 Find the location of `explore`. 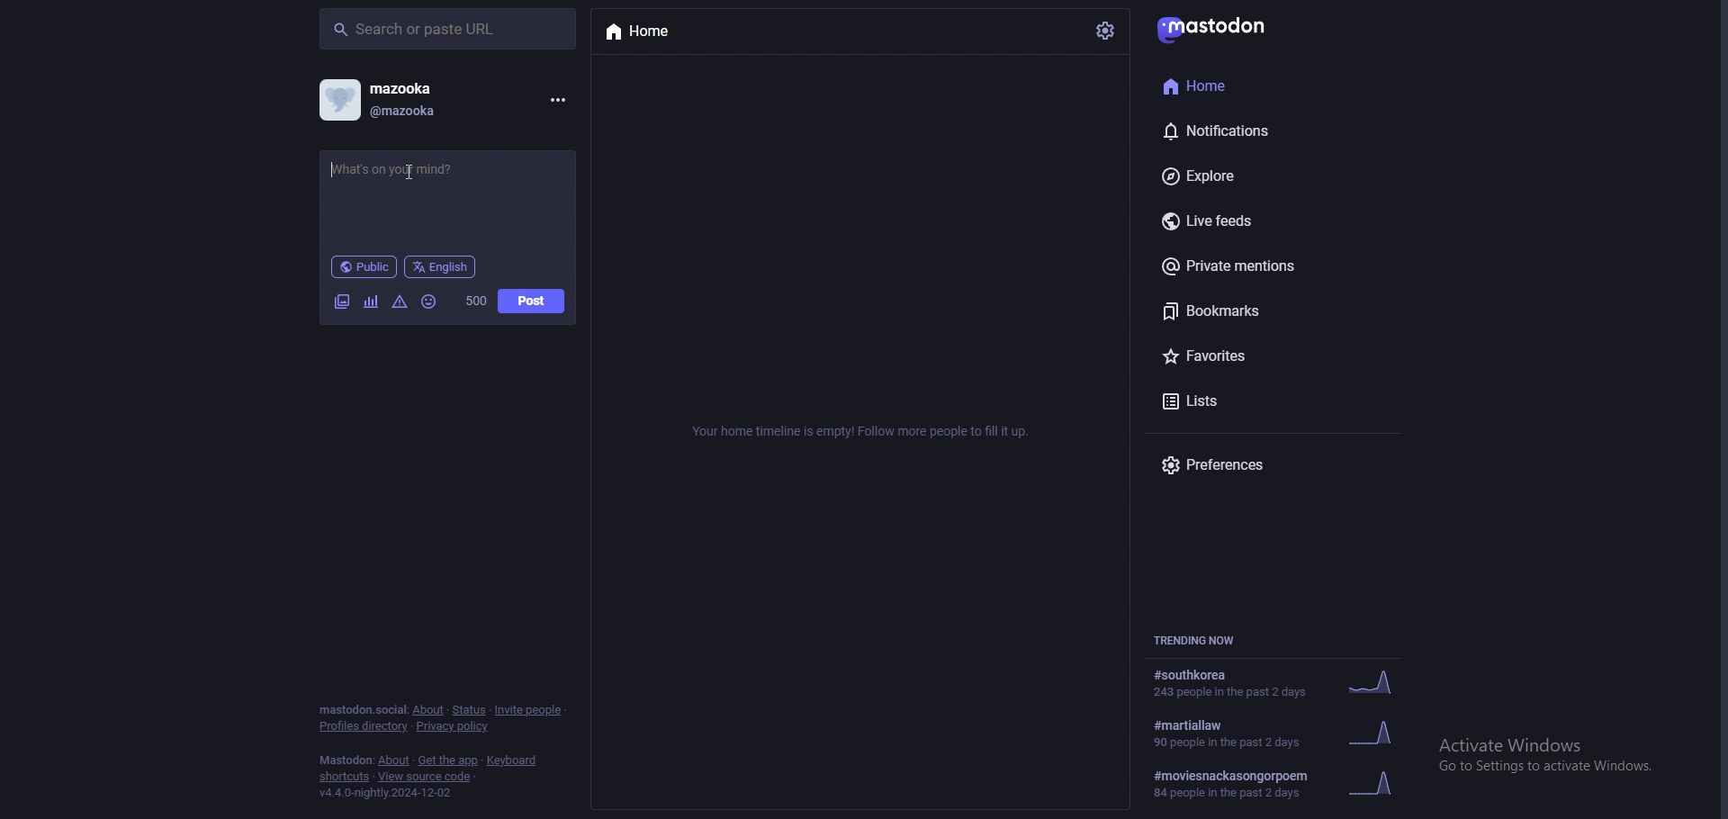

explore is located at coordinates (1239, 175).